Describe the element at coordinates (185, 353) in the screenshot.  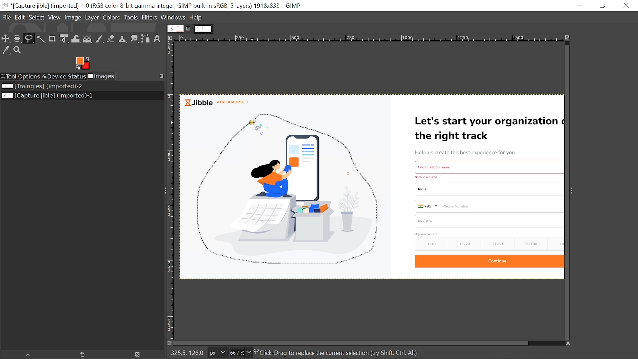
I see `coordinates` at that location.